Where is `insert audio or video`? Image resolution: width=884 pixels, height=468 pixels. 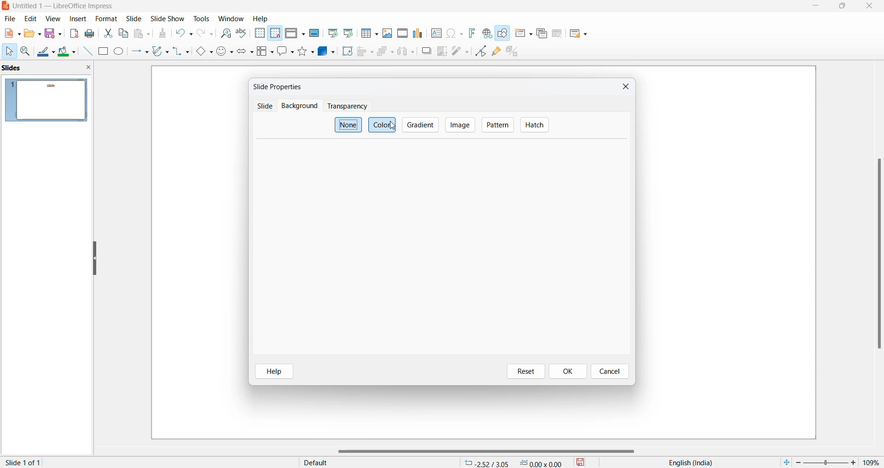 insert audio or video is located at coordinates (401, 34).